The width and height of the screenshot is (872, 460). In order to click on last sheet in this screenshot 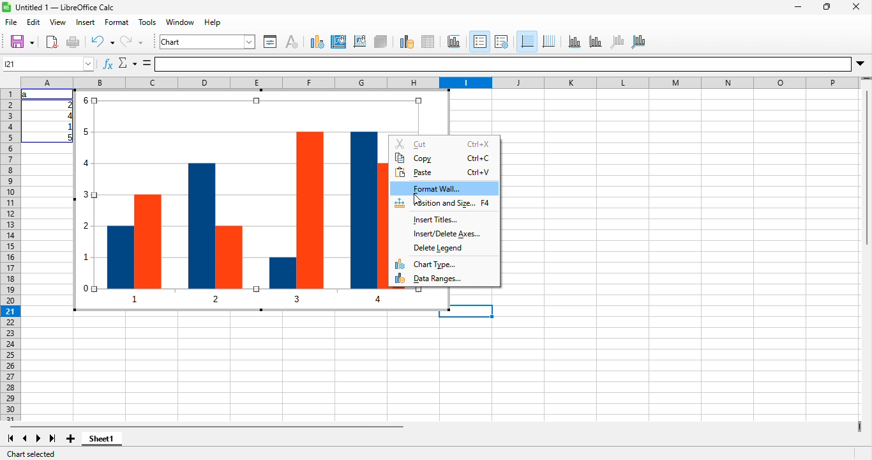, I will do `click(54, 438)`.